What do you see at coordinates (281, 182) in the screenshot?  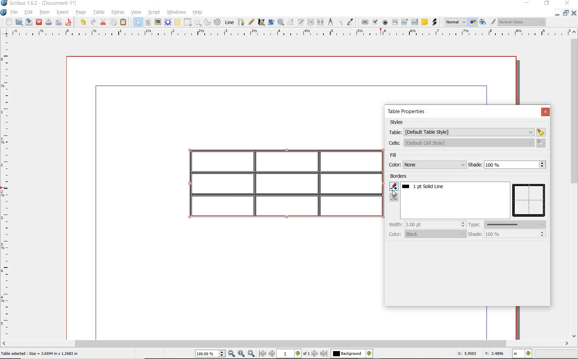 I see `table highlighted` at bounding box center [281, 182].